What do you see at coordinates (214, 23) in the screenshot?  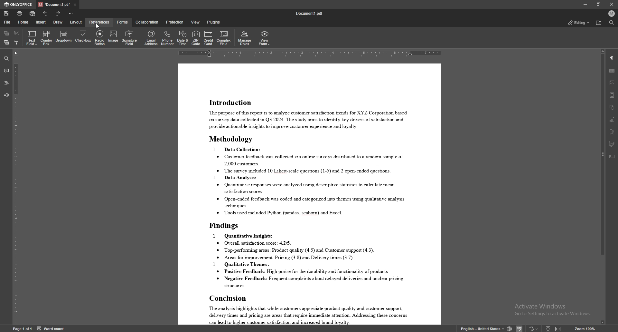 I see `plugins` at bounding box center [214, 23].